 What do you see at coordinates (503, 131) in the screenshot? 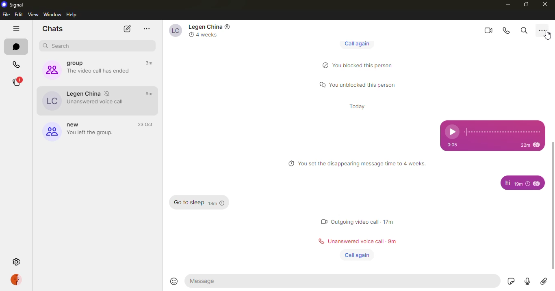
I see `track` at bounding box center [503, 131].